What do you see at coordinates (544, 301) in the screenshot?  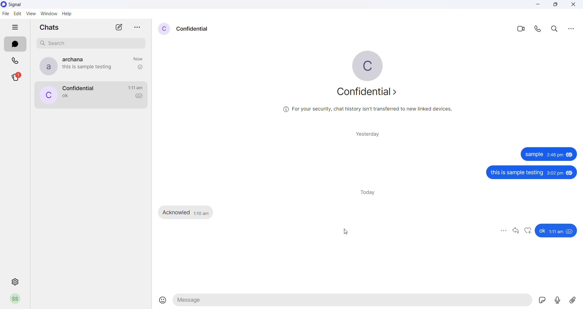 I see `sticker` at bounding box center [544, 301].